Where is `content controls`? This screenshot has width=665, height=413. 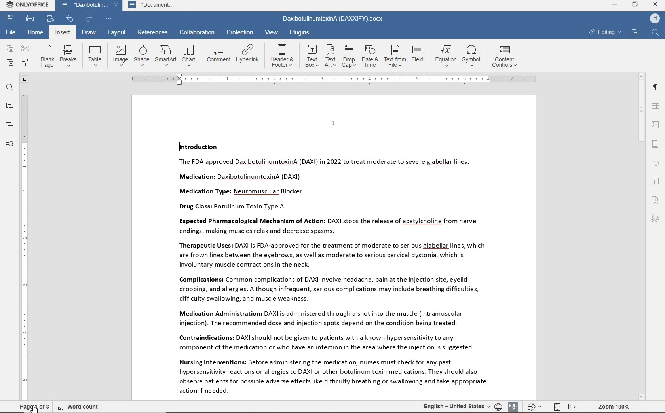 content controls is located at coordinates (507, 57).